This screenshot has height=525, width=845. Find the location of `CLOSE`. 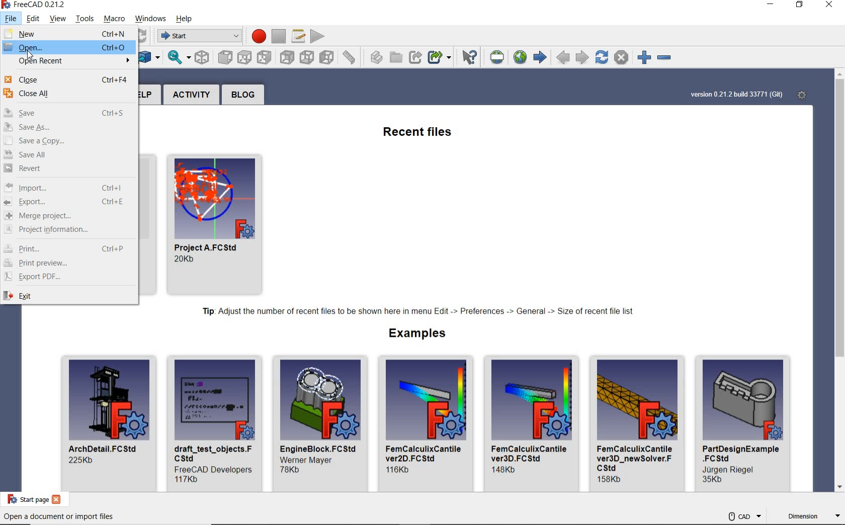

CLOSE is located at coordinates (30, 79).